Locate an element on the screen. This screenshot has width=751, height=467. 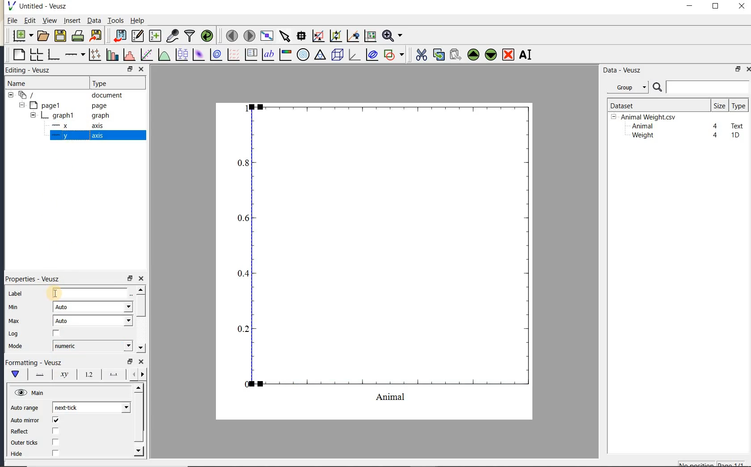
Animal is located at coordinates (641, 127).